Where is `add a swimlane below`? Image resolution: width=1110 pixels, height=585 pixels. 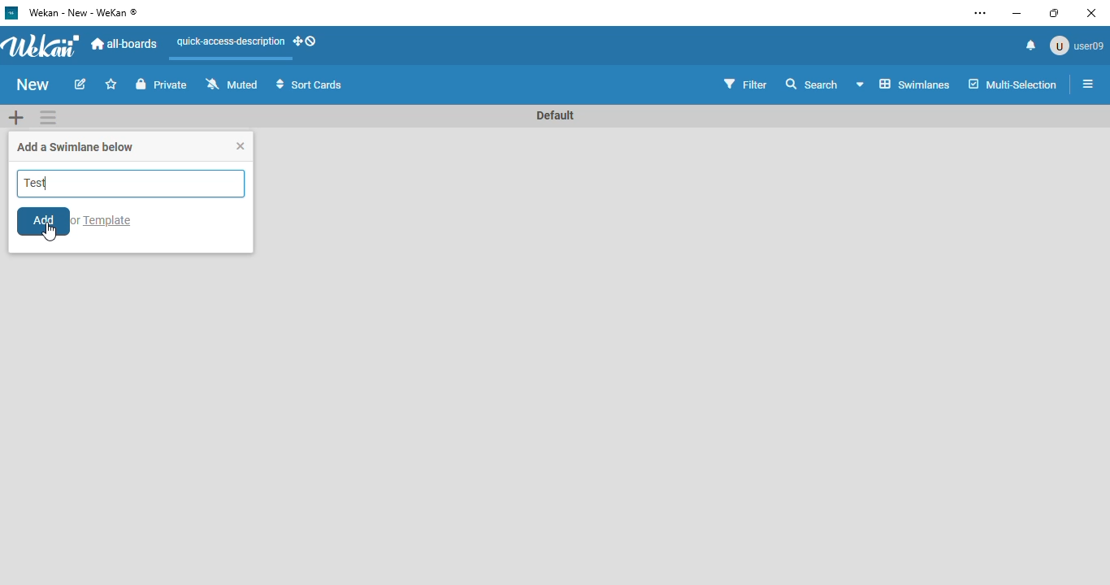 add a swimlane below is located at coordinates (77, 147).